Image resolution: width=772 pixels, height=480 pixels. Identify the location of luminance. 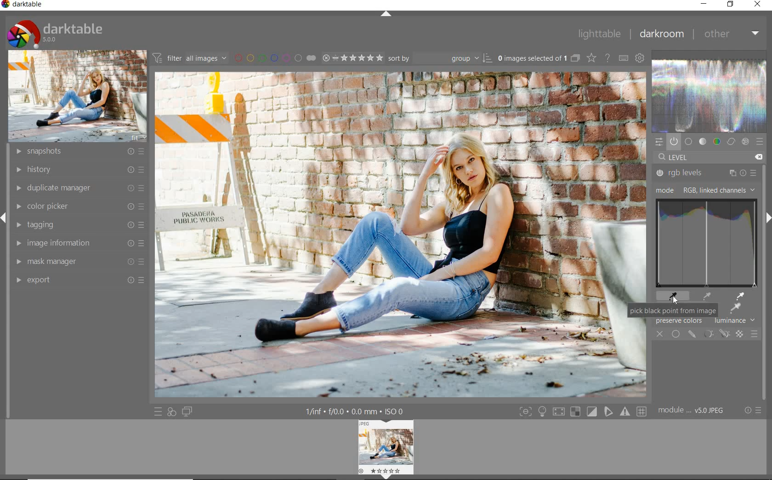
(734, 321).